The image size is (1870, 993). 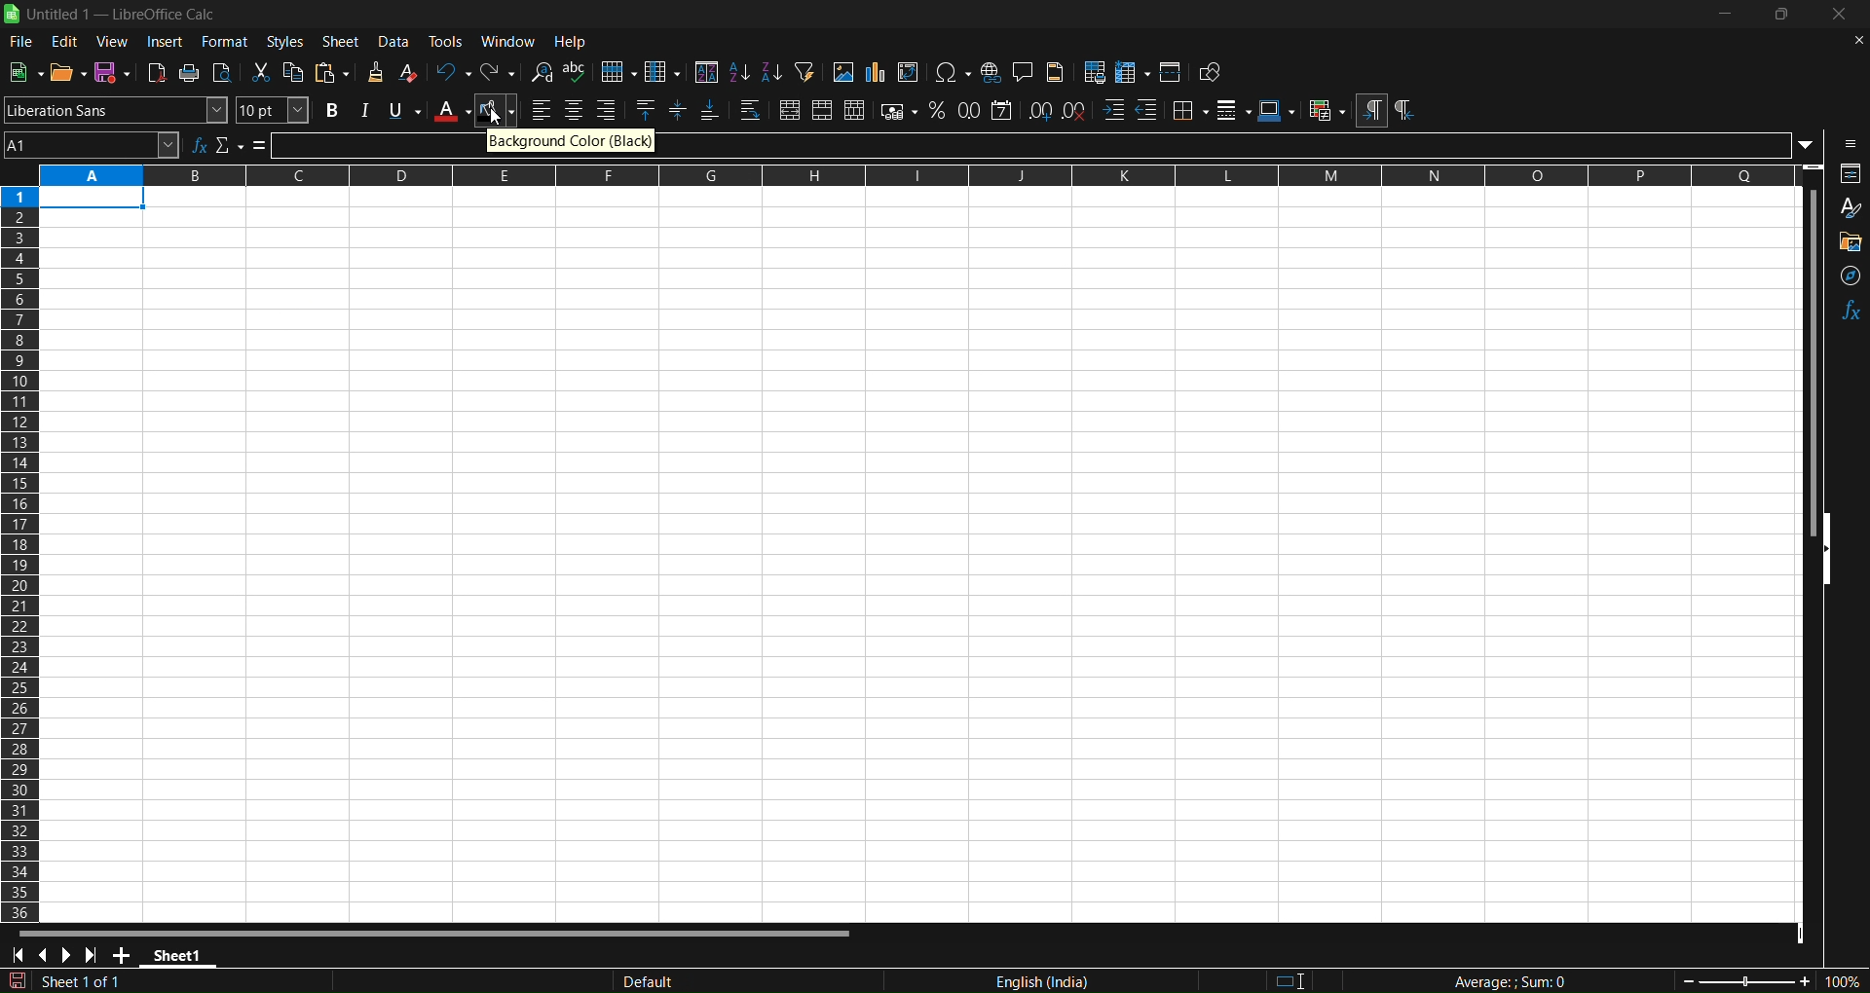 What do you see at coordinates (707, 71) in the screenshot?
I see `sort` at bounding box center [707, 71].